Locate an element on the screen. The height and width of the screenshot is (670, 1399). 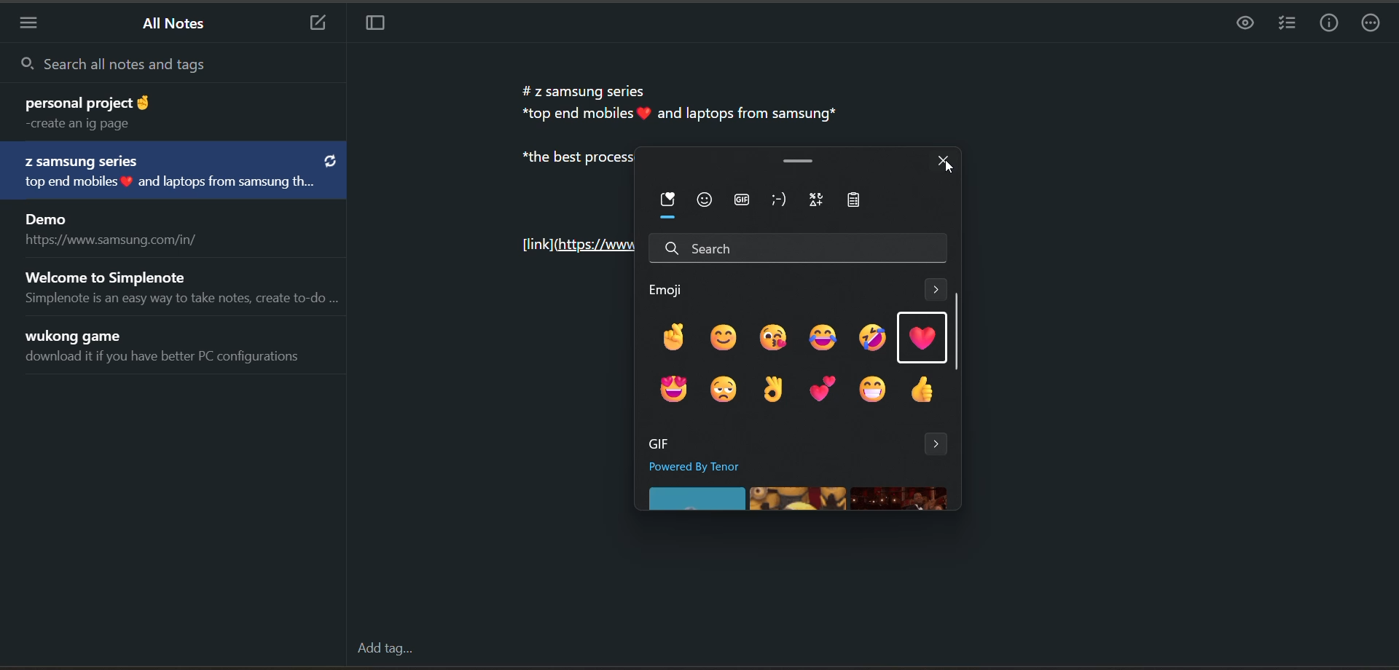
info is located at coordinates (1331, 25).